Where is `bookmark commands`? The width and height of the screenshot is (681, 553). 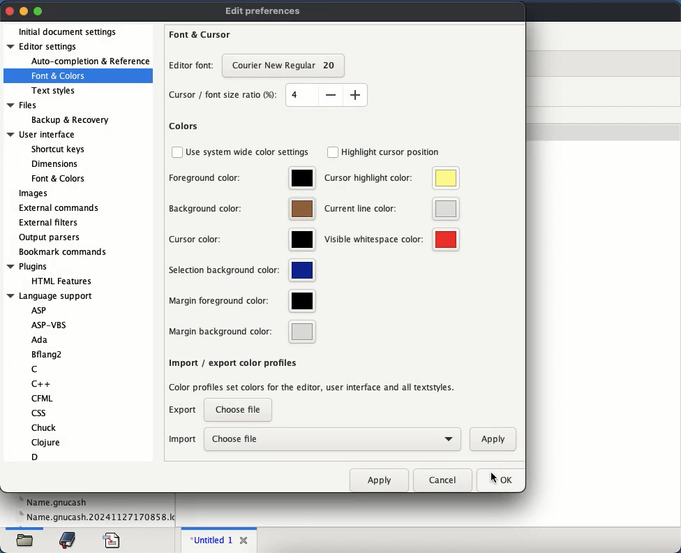 bookmark commands is located at coordinates (65, 252).